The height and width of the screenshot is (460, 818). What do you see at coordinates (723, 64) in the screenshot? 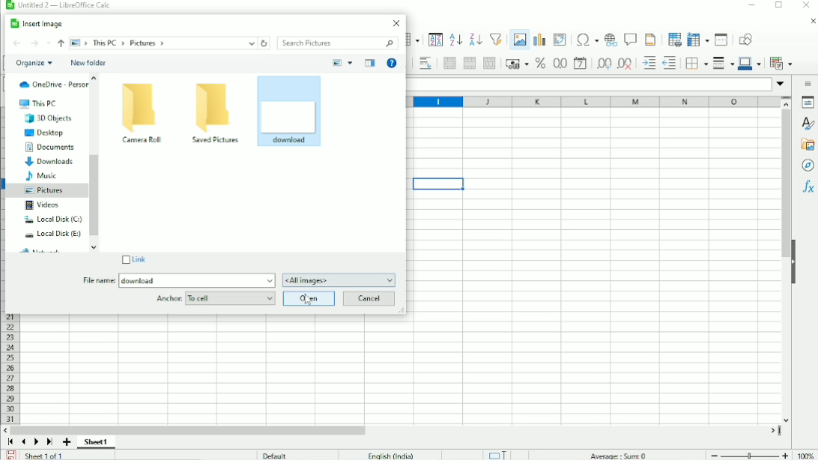
I see `Border styles` at bounding box center [723, 64].